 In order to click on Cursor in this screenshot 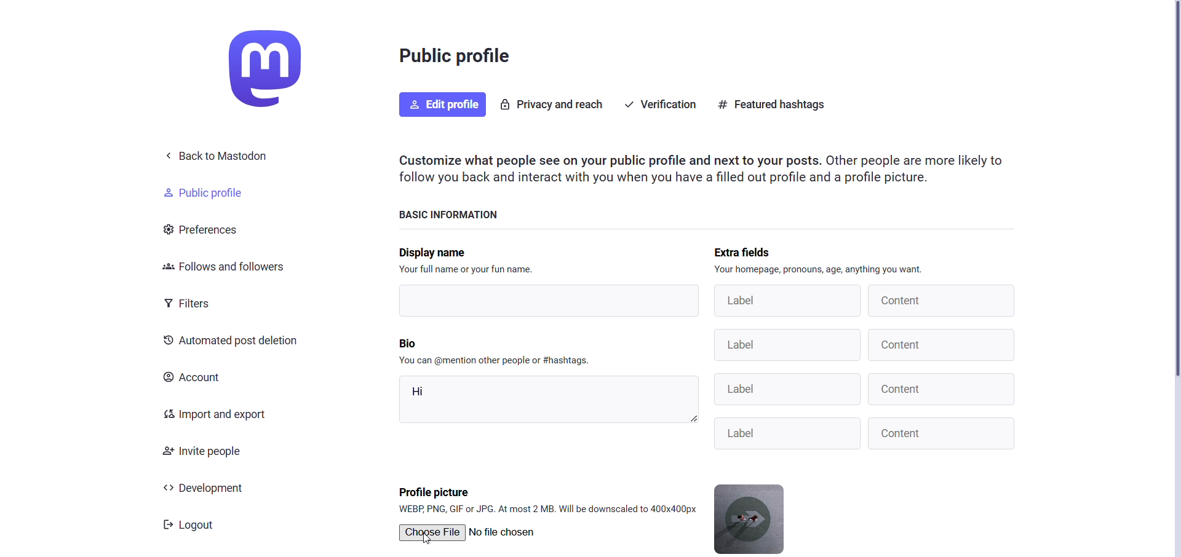, I will do `click(427, 538)`.